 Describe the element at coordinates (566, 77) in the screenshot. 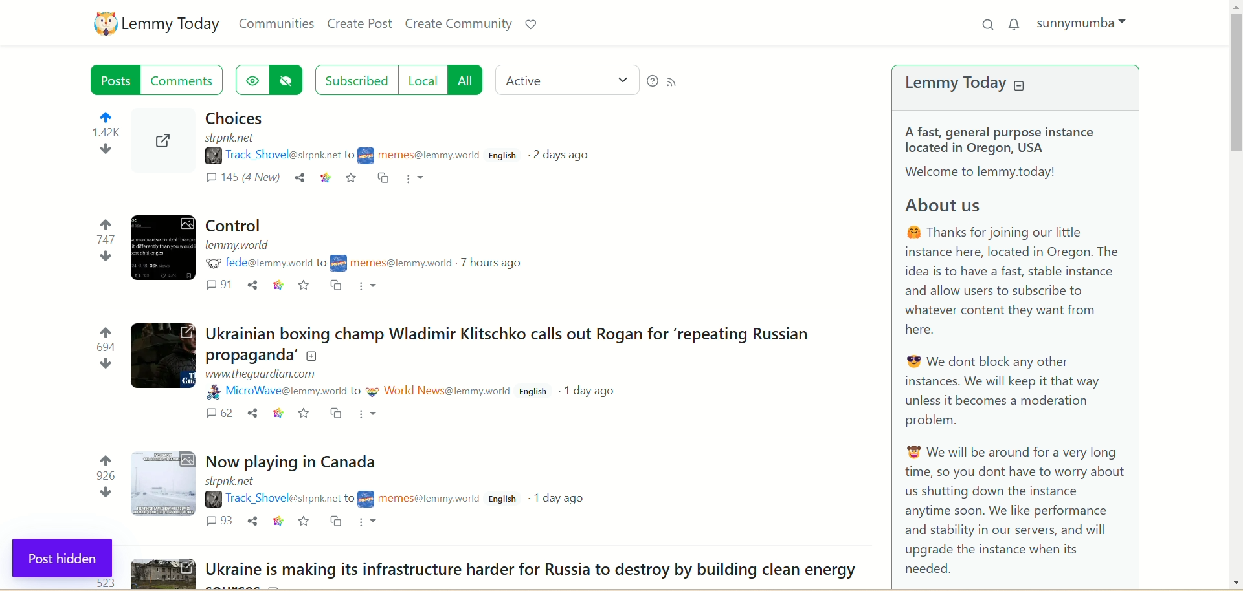

I see `active` at that location.